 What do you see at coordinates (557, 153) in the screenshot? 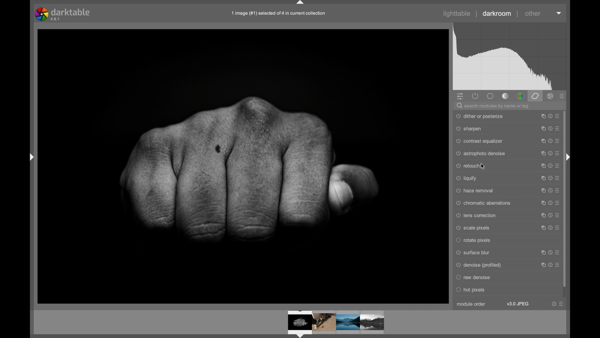
I see `more options` at bounding box center [557, 153].